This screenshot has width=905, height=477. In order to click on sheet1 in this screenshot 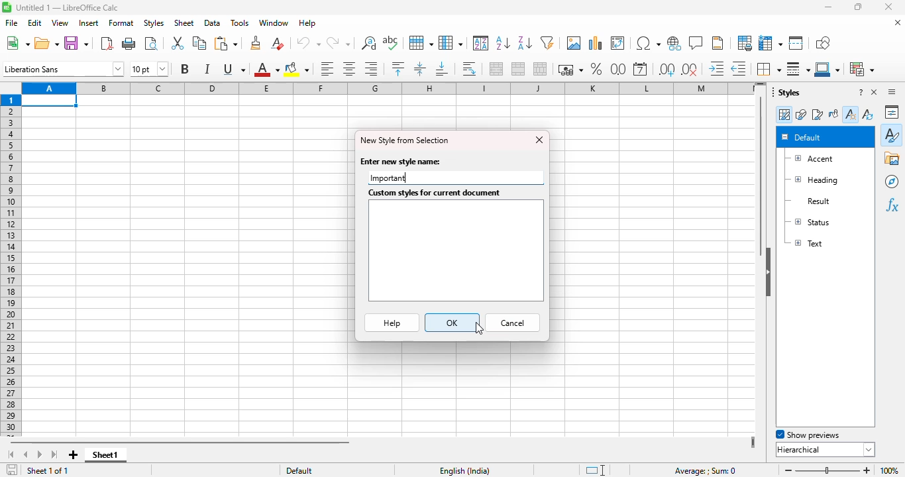, I will do `click(105, 455)`.